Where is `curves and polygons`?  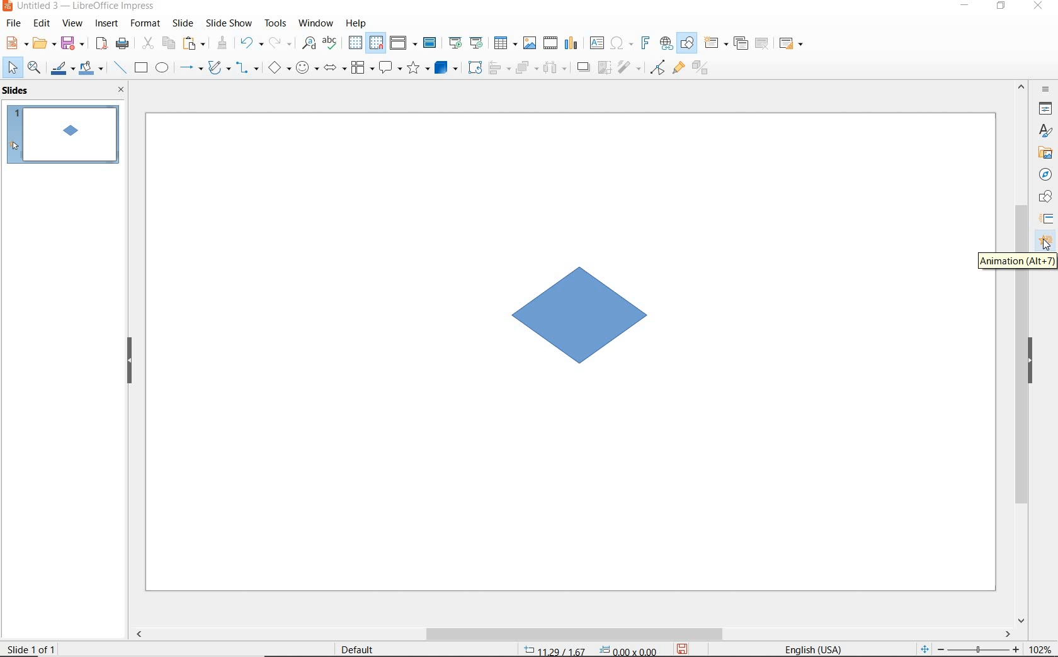
curves and polygons is located at coordinates (219, 69).